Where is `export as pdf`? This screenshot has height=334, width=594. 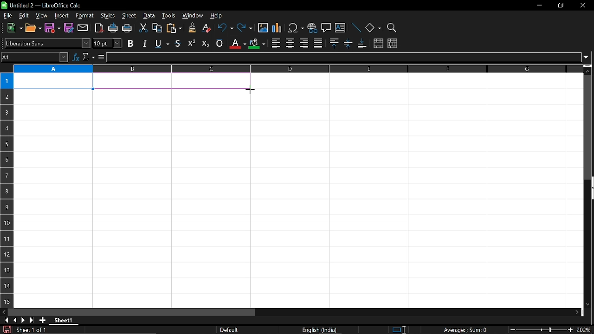 export as pdf is located at coordinates (97, 28).